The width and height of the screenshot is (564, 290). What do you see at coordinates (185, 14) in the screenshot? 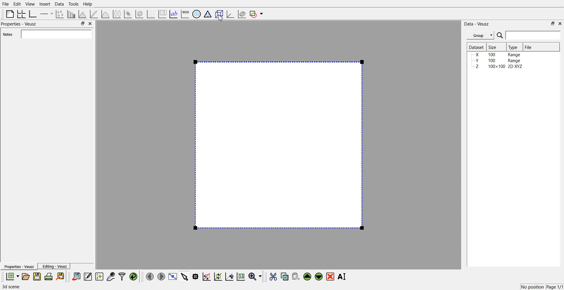
I see `Image color bar` at bounding box center [185, 14].